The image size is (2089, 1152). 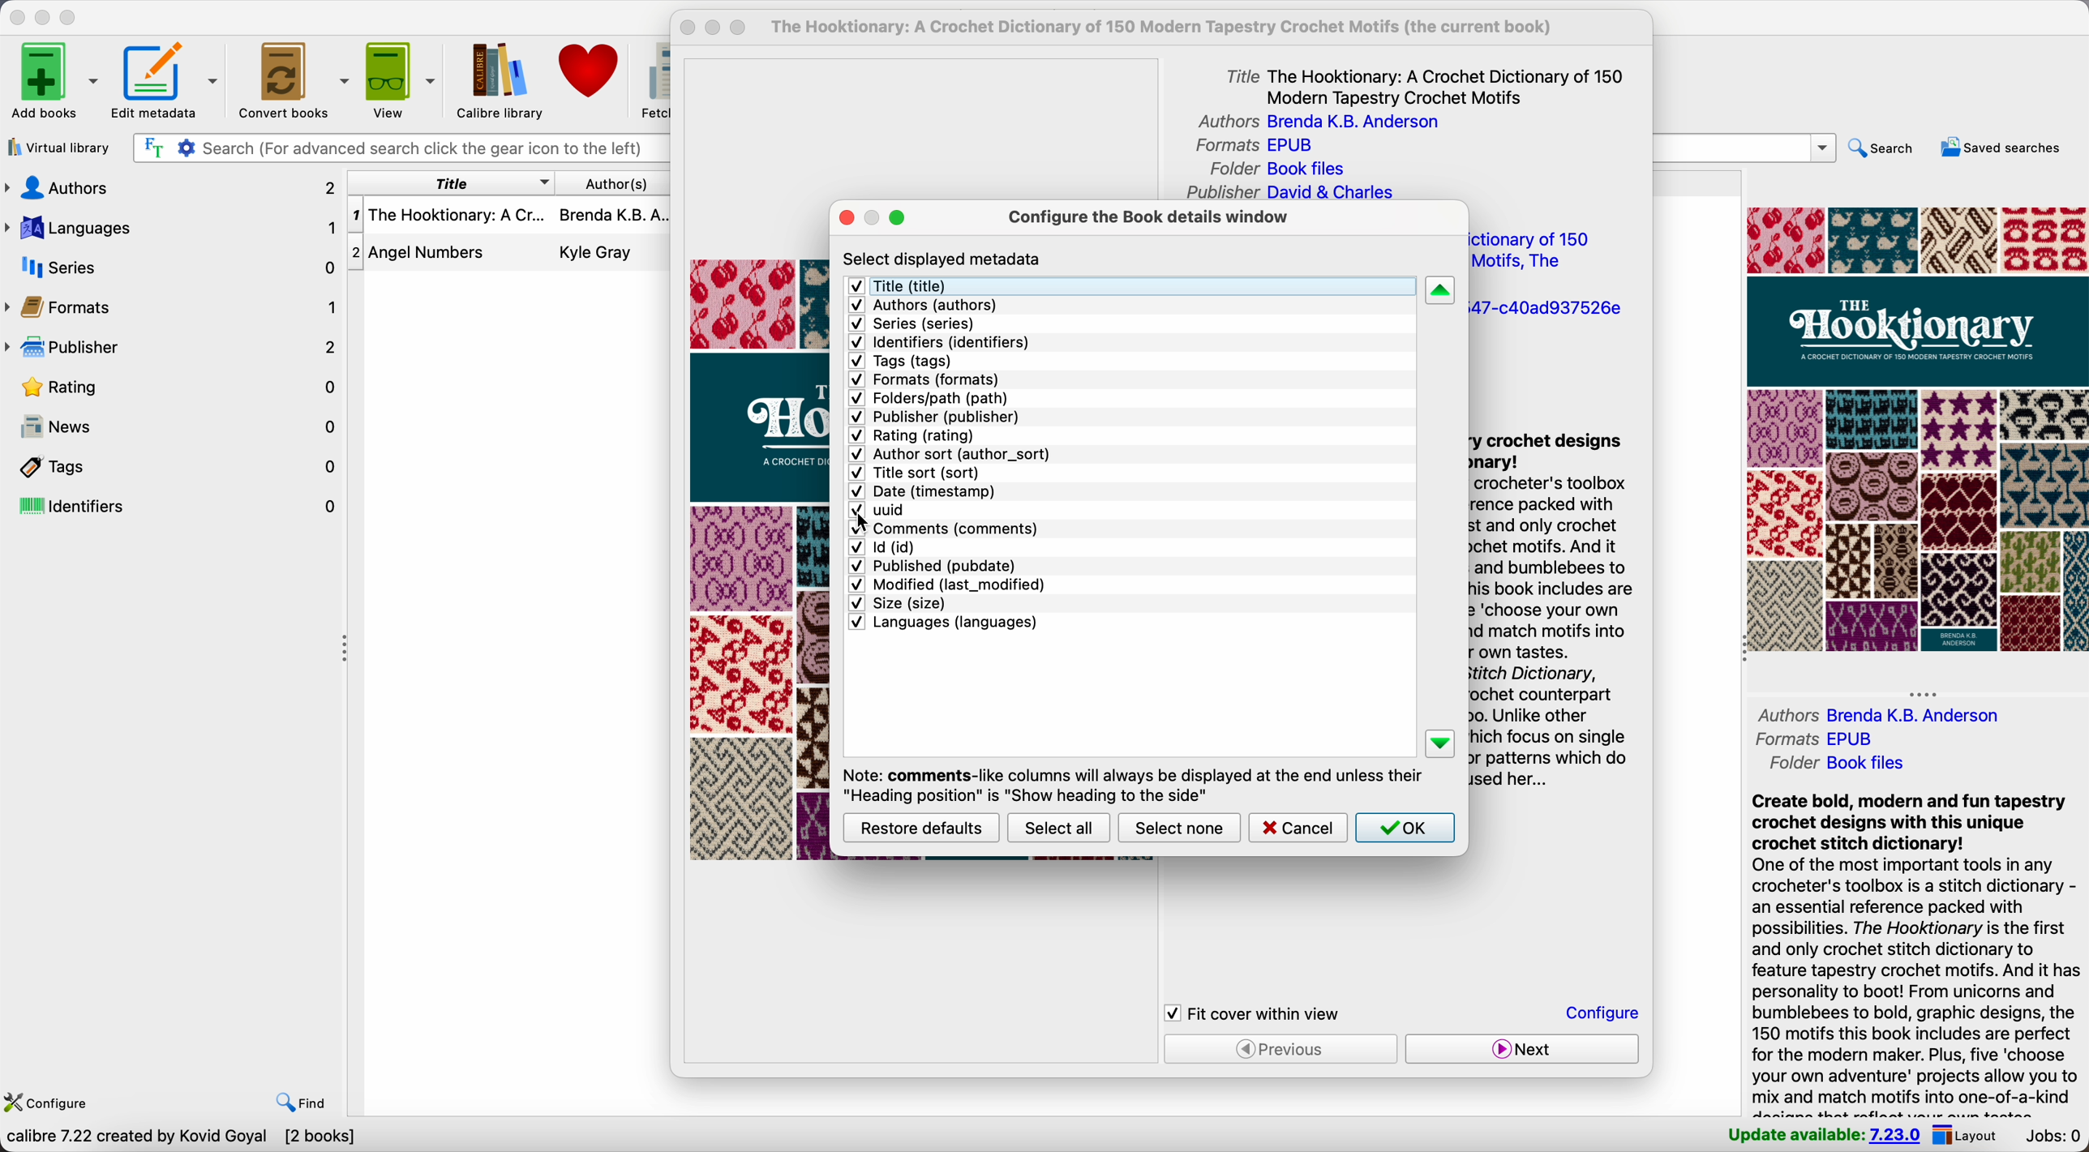 I want to click on synopsis, so click(x=1915, y=953).